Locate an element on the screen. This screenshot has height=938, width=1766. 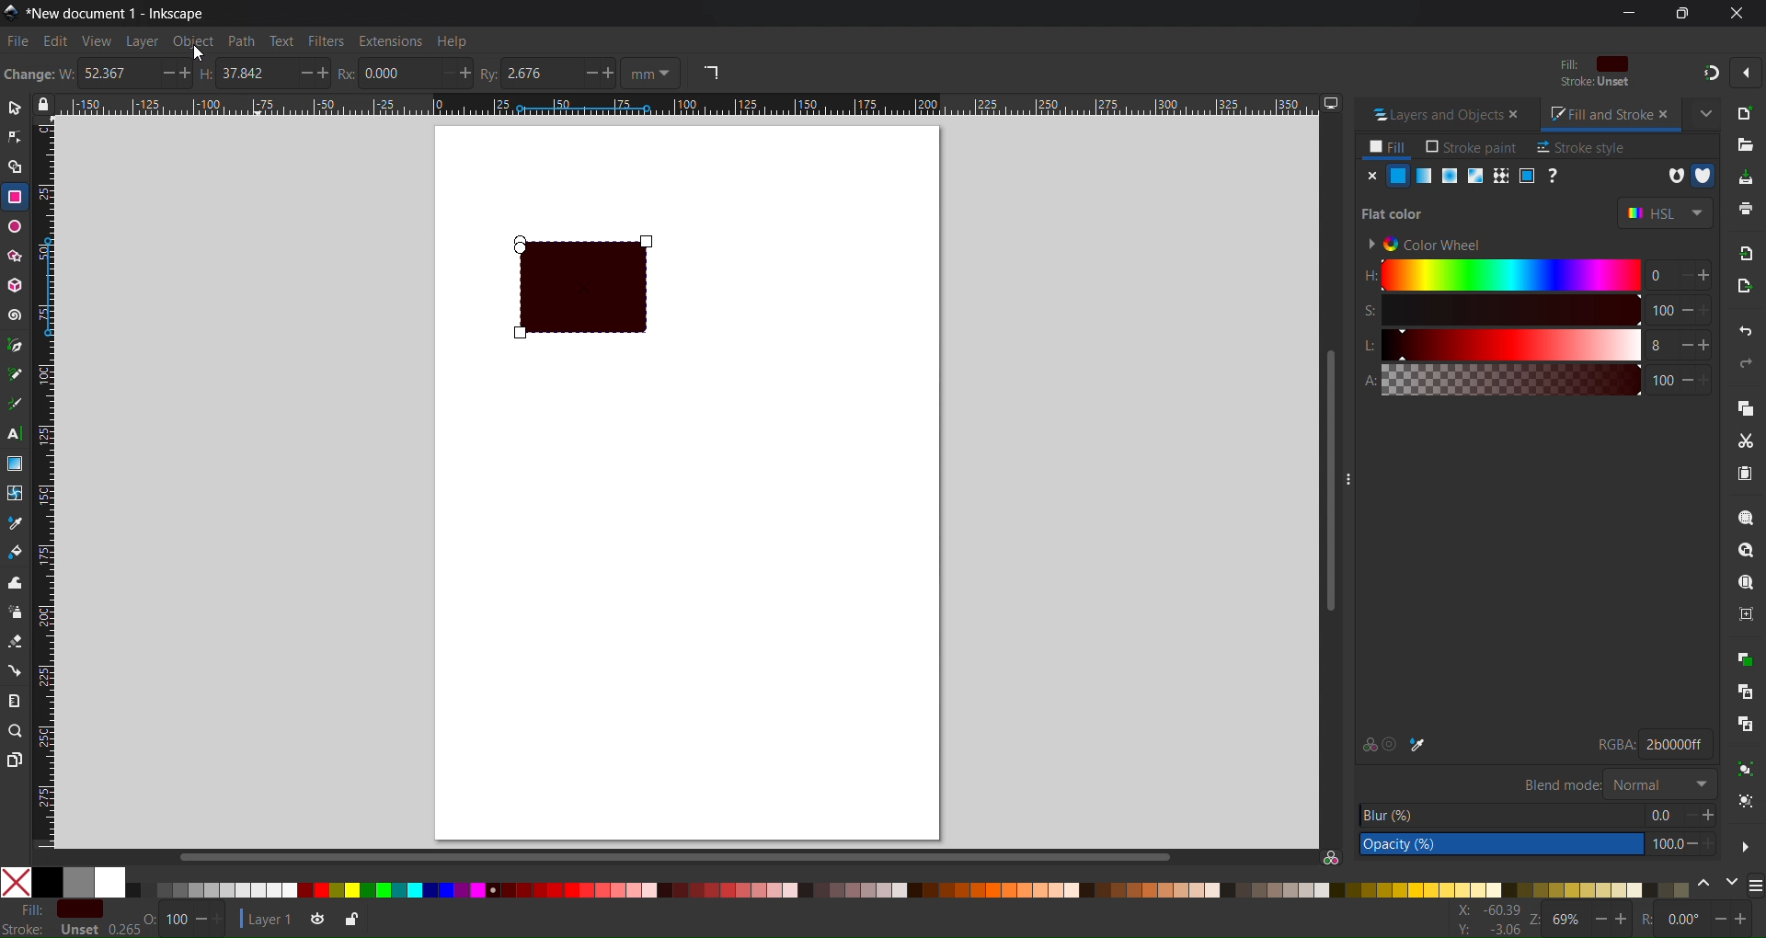
Extensions is located at coordinates (393, 40).